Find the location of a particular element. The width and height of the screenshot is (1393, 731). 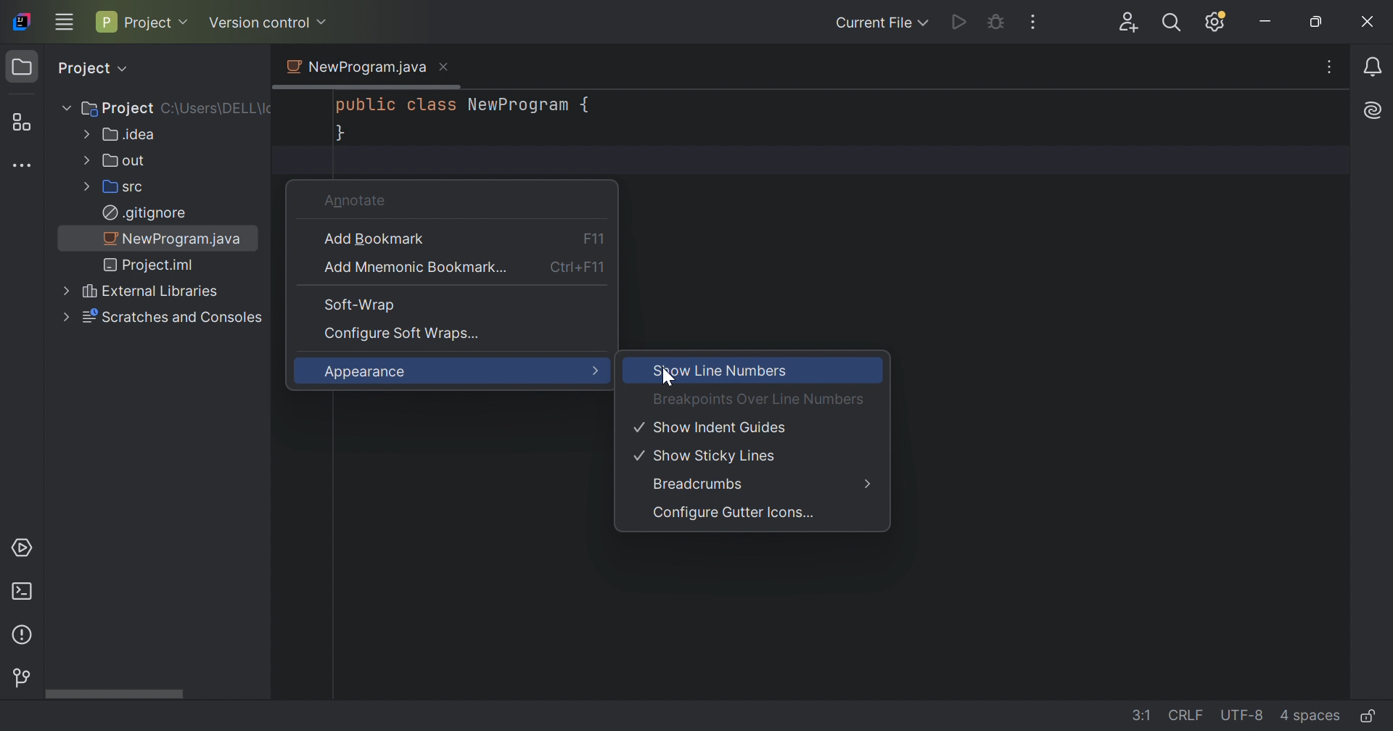

Drop Down is located at coordinates (86, 186).